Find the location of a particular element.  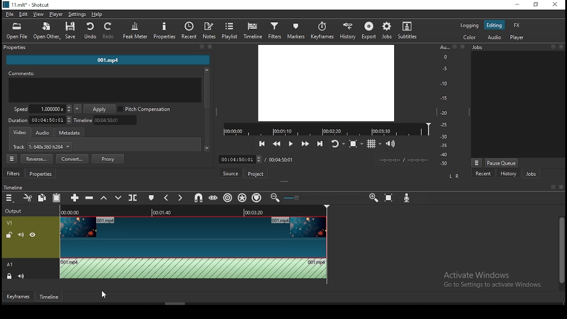

skip to the next point is located at coordinates (320, 144).